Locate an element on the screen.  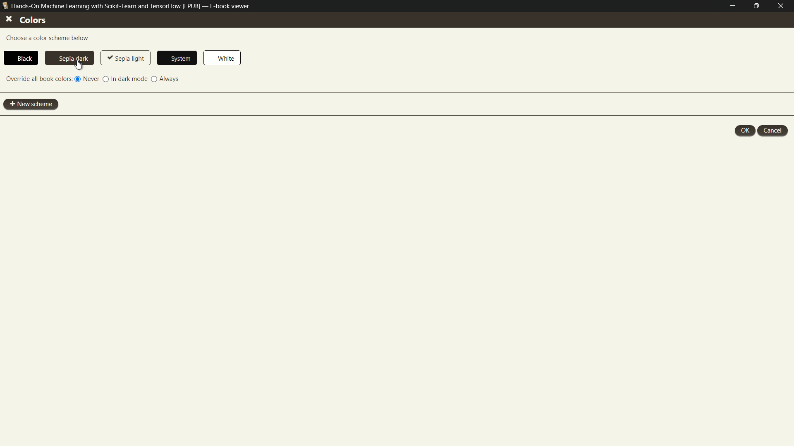
cancel is located at coordinates (773, 131).